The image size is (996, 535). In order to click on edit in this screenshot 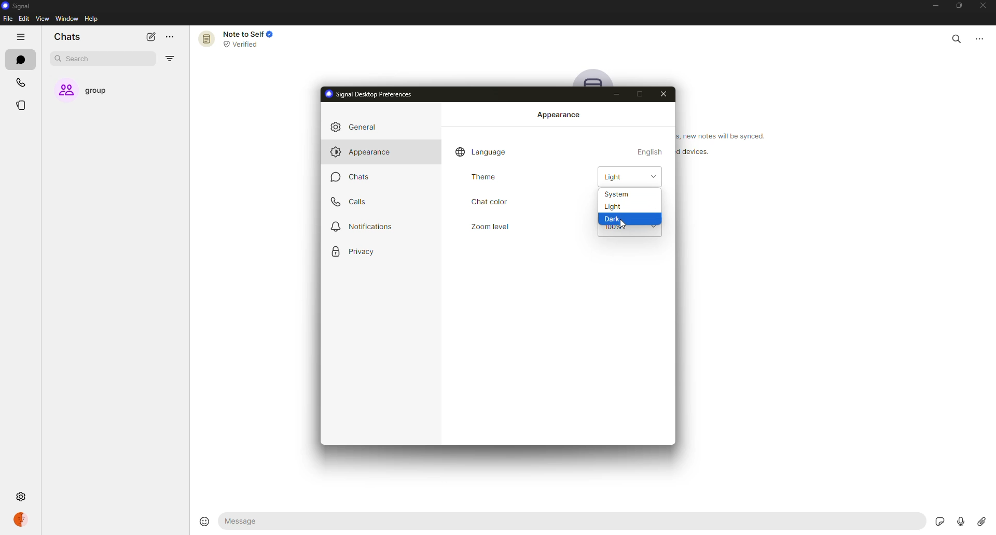, I will do `click(24, 18)`.